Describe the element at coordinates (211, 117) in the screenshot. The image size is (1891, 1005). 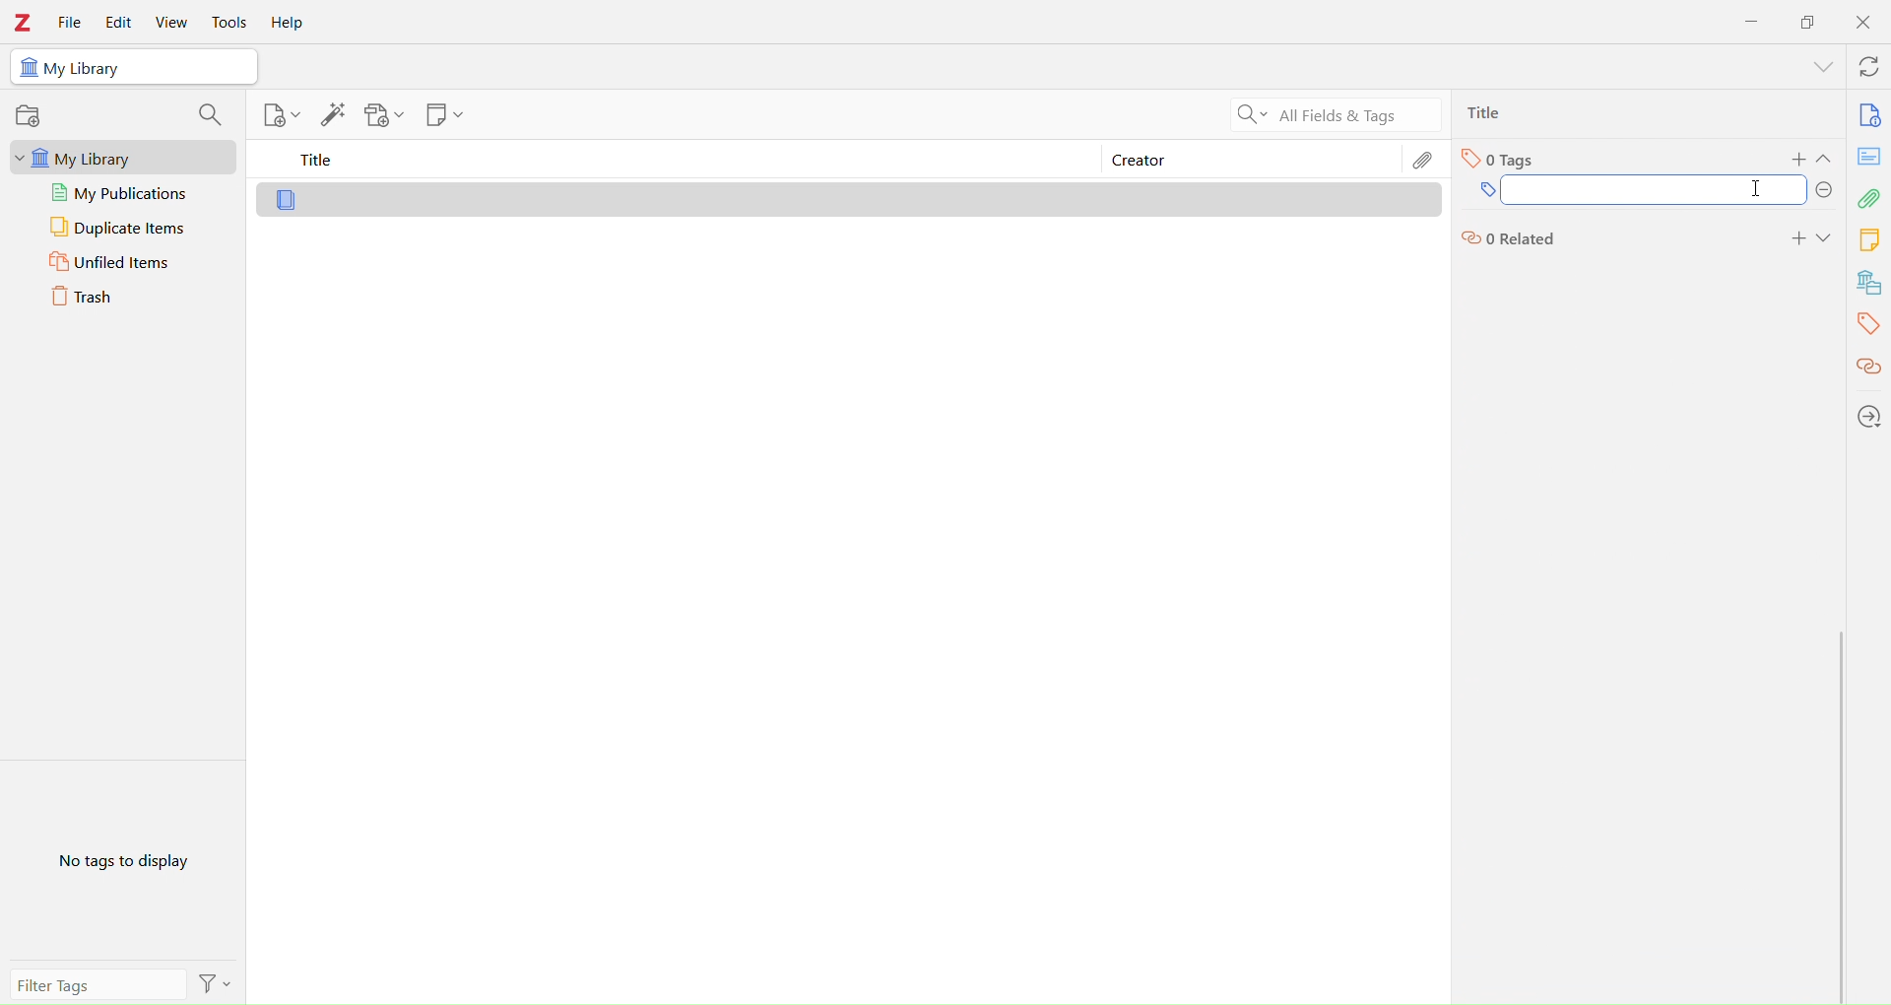
I see `search` at that location.